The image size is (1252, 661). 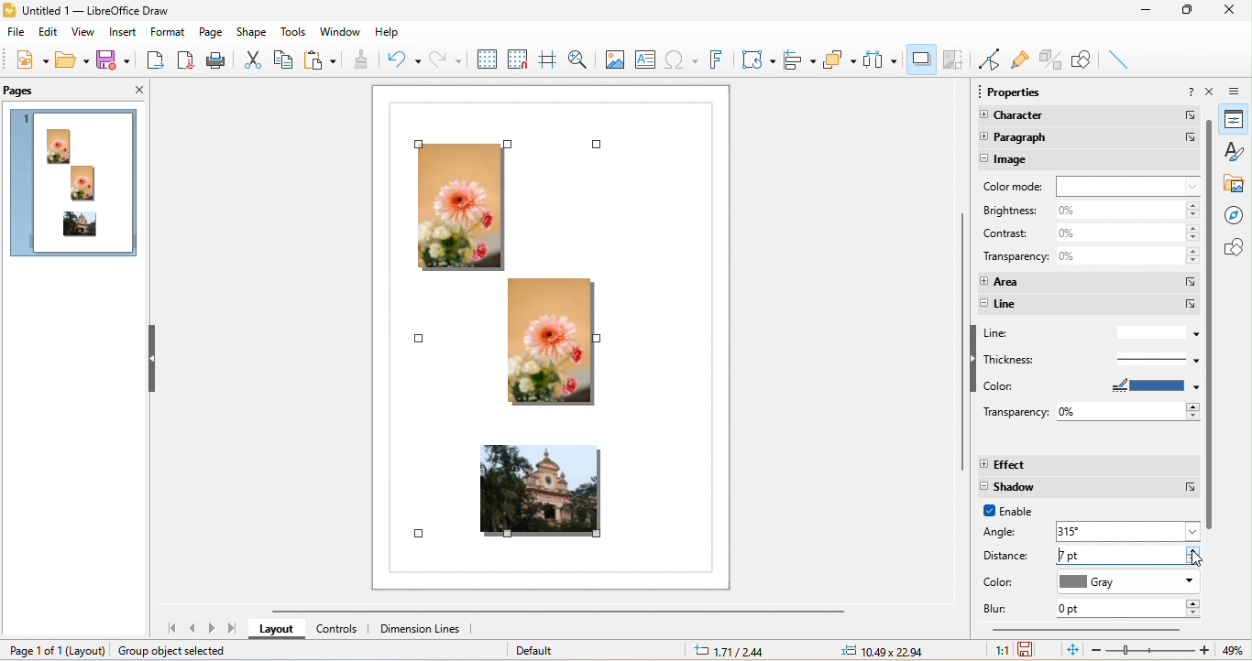 What do you see at coordinates (757, 58) in the screenshot?
I see `transformation` at bounding box center [757, 58].